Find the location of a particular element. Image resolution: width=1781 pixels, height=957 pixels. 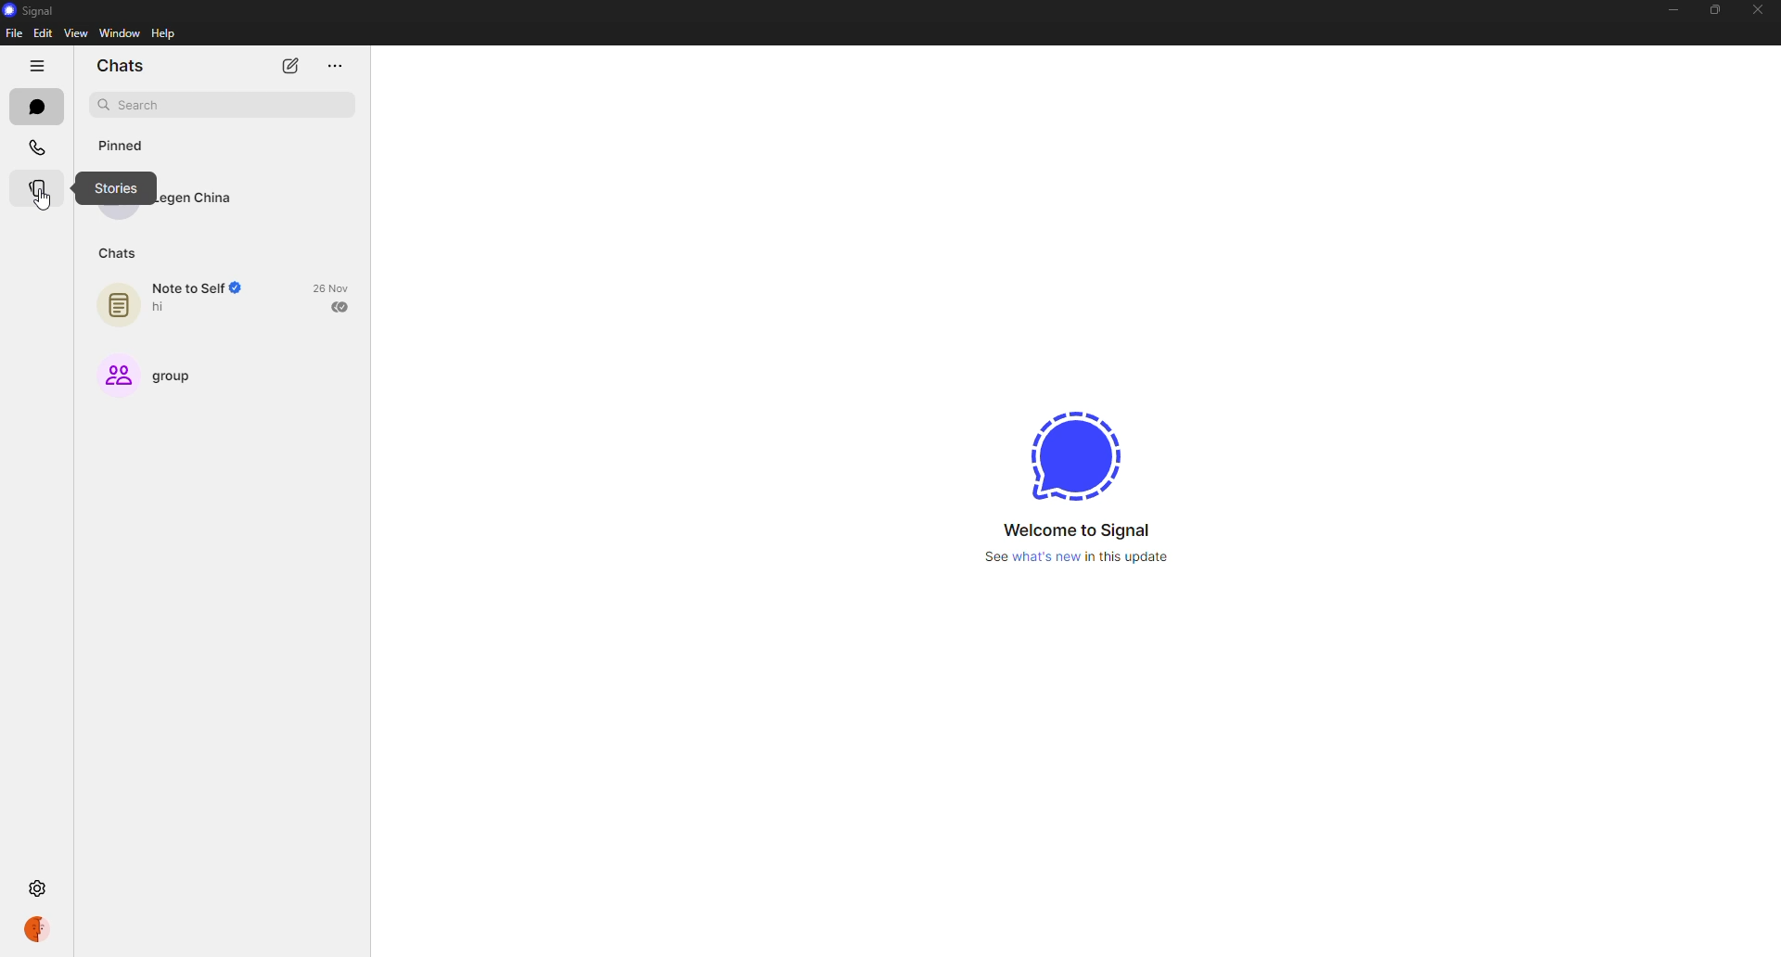

chats is located at coordinates (122, 65).